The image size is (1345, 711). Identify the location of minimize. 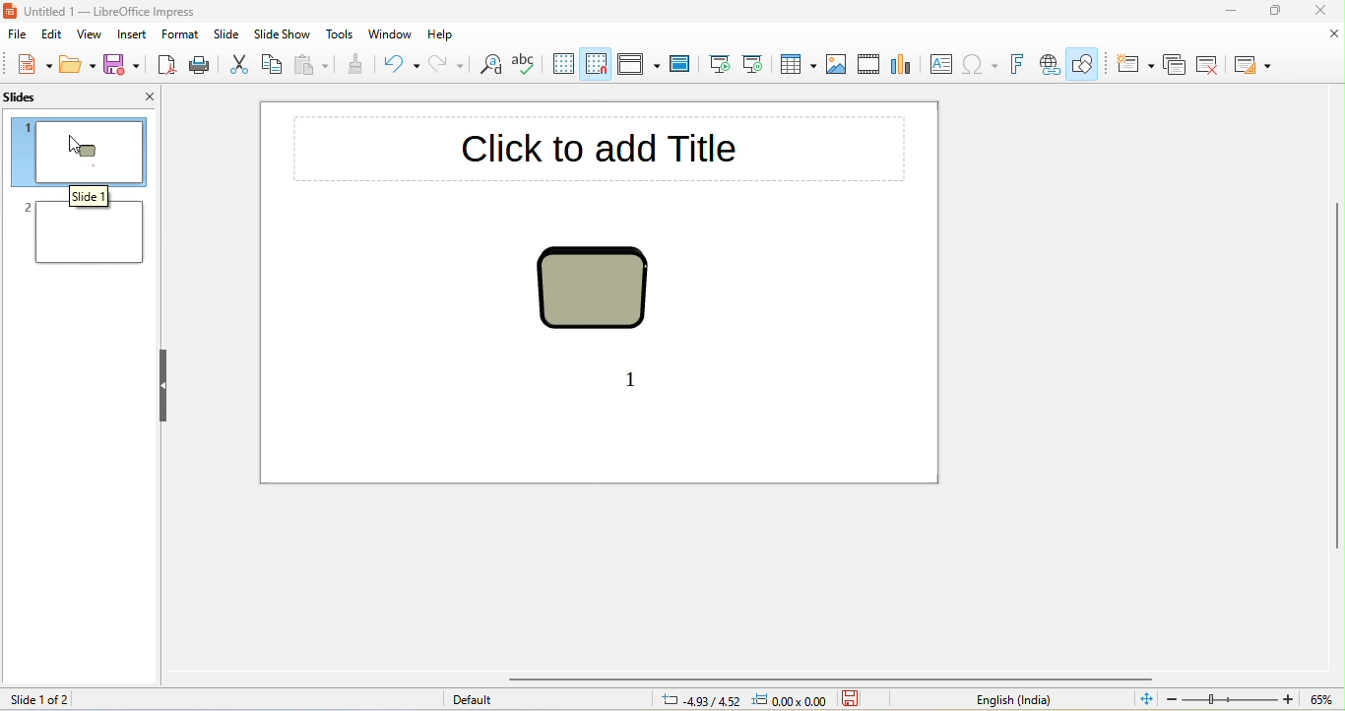
(1223, 10).